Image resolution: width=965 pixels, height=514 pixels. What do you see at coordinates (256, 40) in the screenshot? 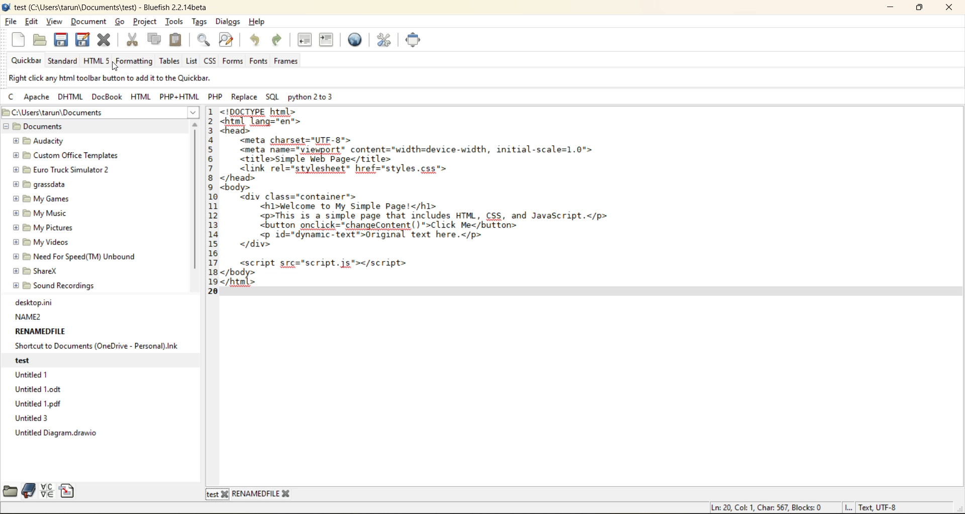
I see `undo` at bounding box center [256, 40].